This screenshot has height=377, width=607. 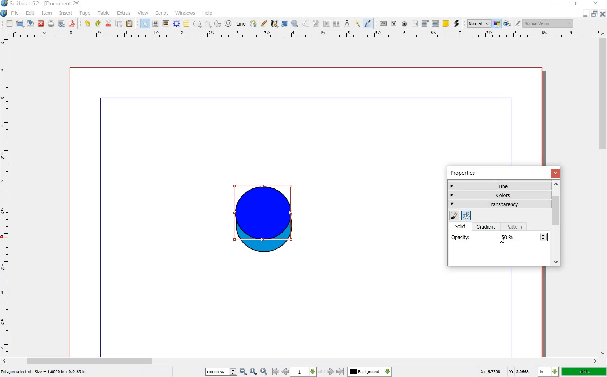 I want to click on go to next or last page, so click(x=336, y=372).